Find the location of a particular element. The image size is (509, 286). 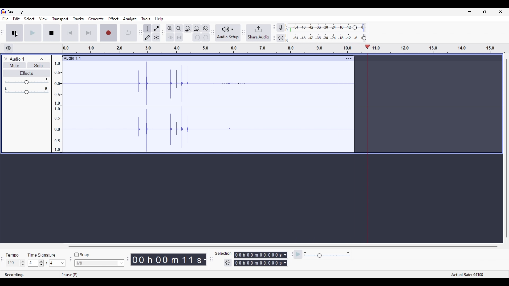

120 is located at coordinates (13, 263).